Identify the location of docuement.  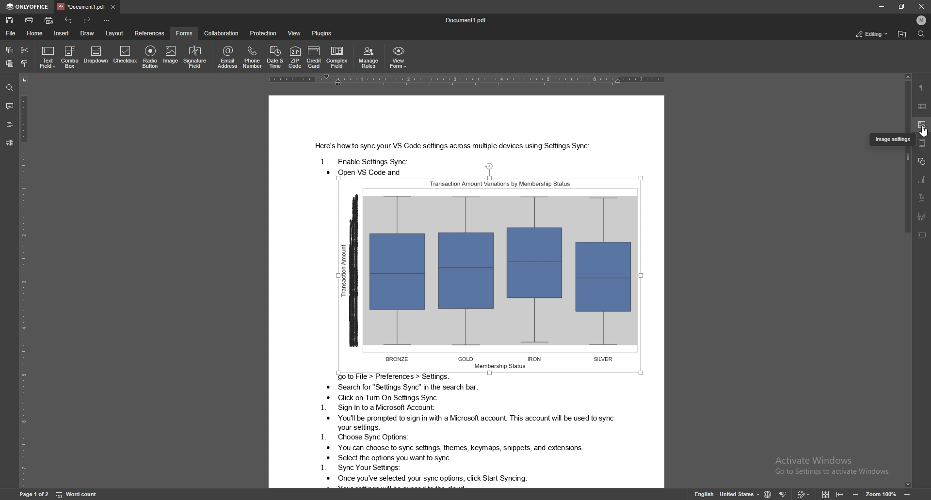
(471, 19).